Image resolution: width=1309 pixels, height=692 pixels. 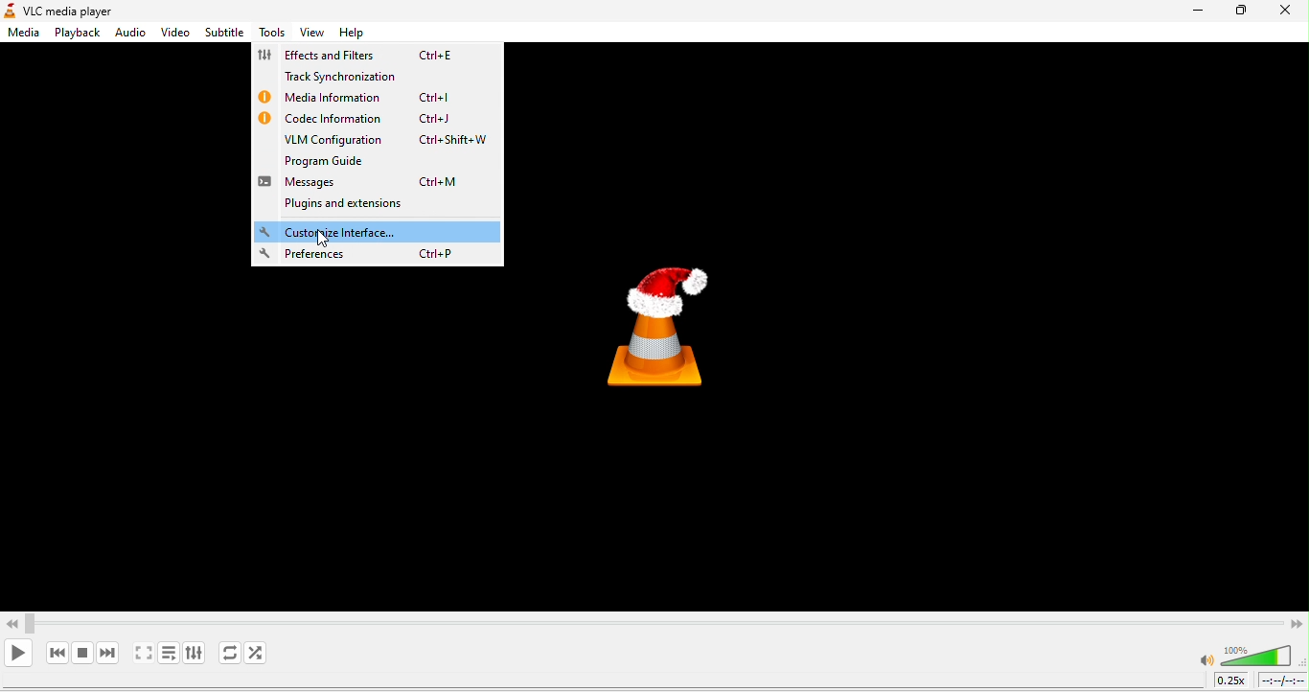 What do you see at coordinates (223, 32) in the screenshot?
I see `subtitle` at bounding box center [223, 32].